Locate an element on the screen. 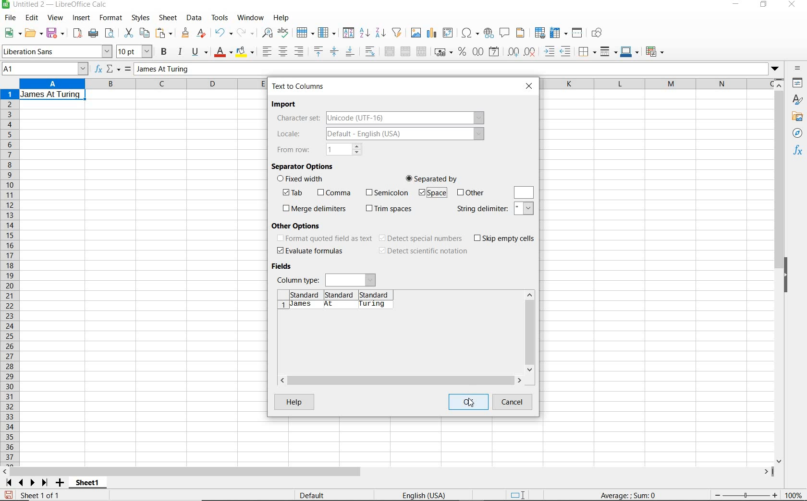 This screenshot has height=501, width=807. column type is located at coordinates (326, 279).